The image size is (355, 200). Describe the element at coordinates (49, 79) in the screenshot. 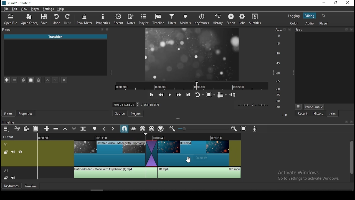

I see `move filter up` at that location.